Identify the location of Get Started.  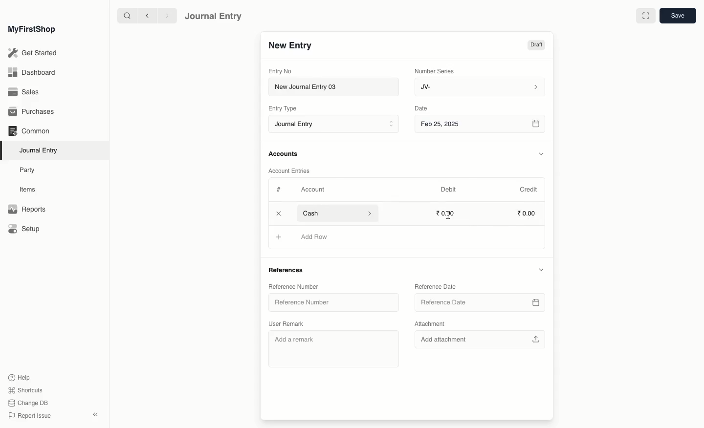
(33, 53).